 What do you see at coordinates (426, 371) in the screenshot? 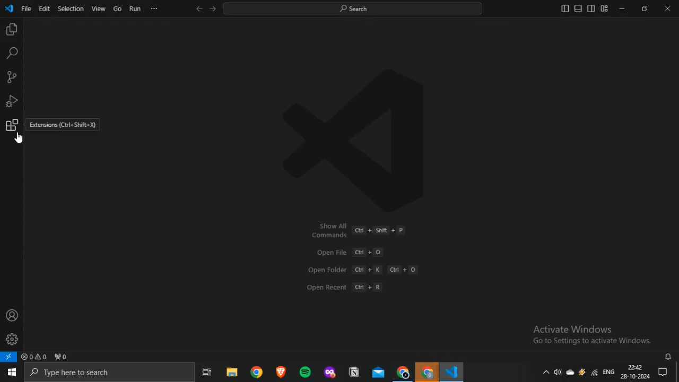
I see `Google Chrome` at bounding box center [426, 371].